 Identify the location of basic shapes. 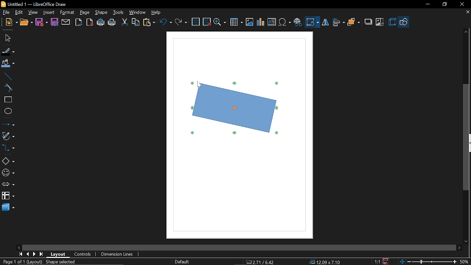
(8, 161).